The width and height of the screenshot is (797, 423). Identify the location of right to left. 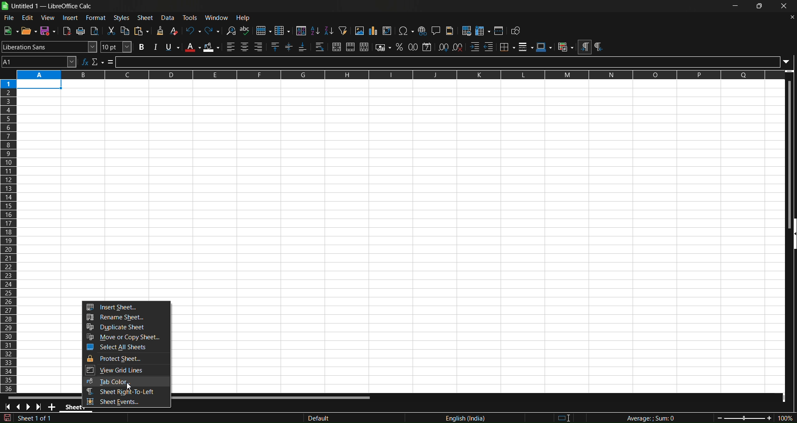
(598, 47).